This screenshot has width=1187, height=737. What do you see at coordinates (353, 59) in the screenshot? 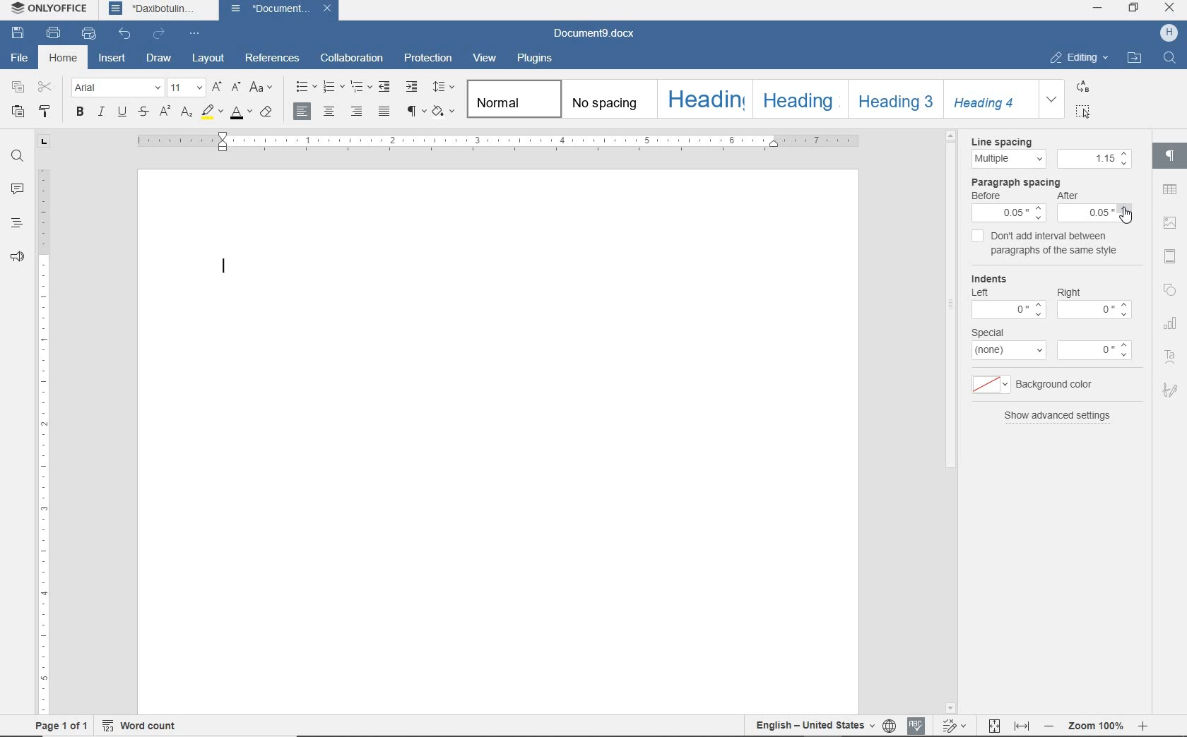
I see `collaboration` at bounding box center [353, 59].